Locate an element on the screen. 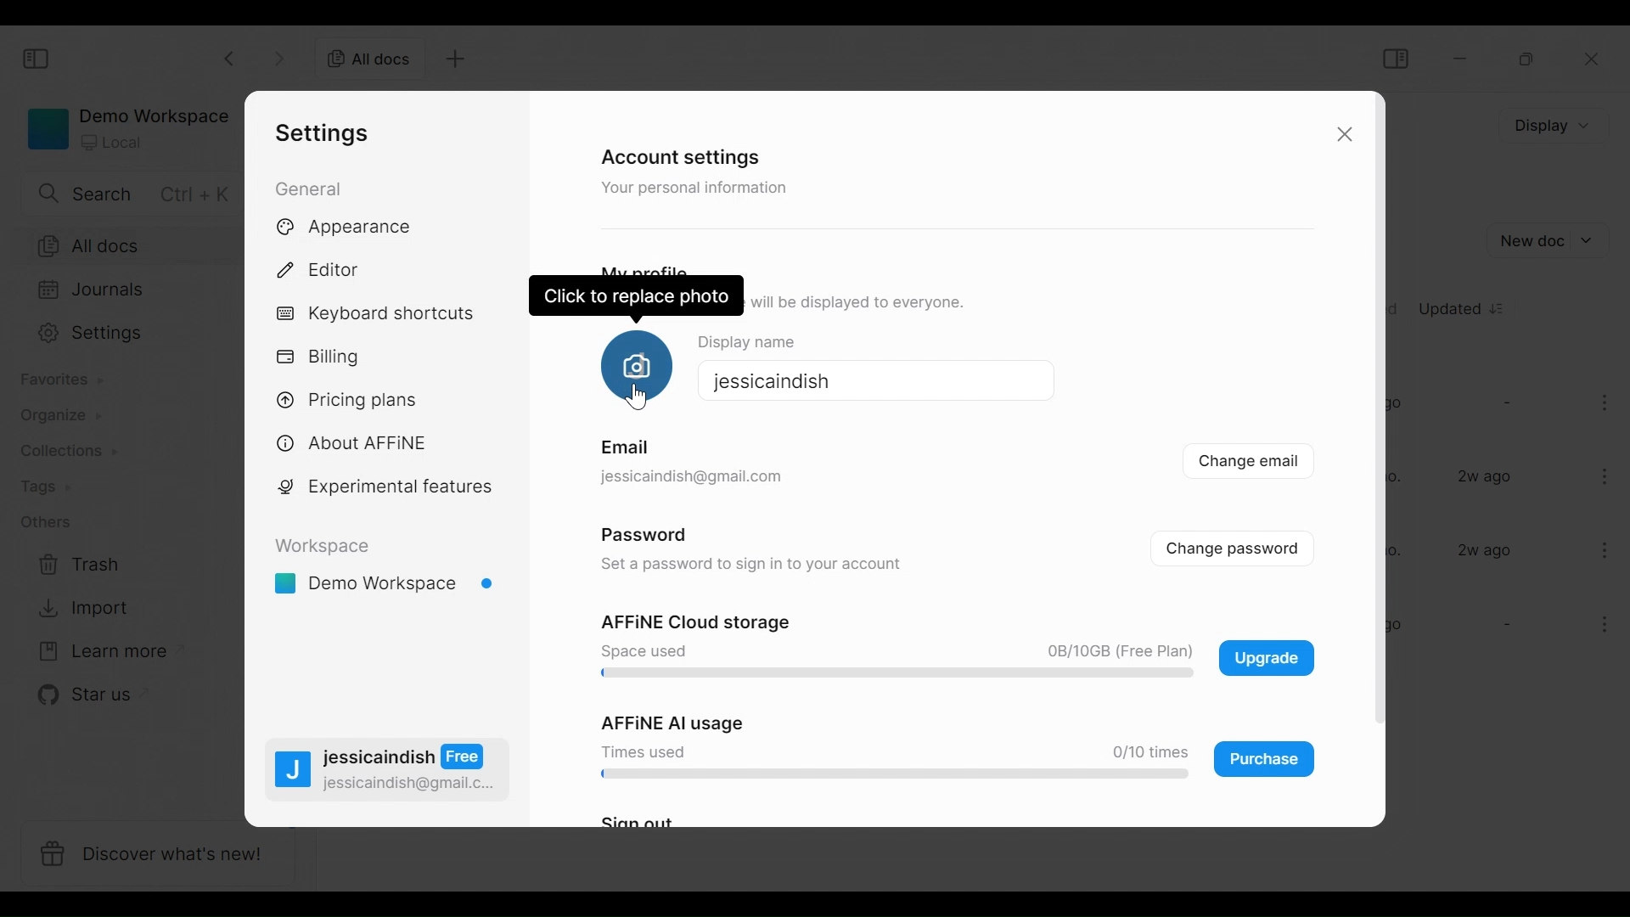 This screenshot has height=917, width=1630. Add New document is located at coordinates (1550, 240).